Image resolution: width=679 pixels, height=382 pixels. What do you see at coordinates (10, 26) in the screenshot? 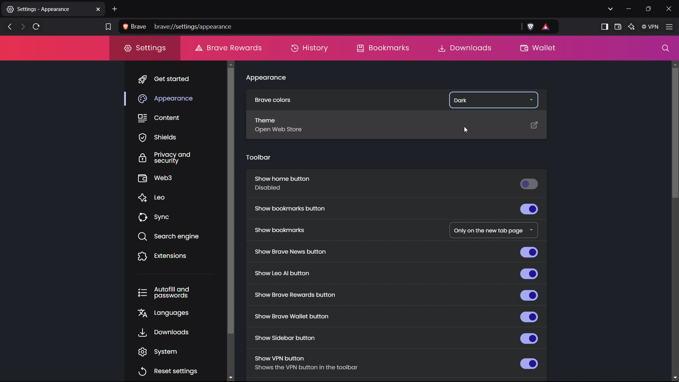
I see `click to go back, hold to see history` at bounding box center [10, 26].